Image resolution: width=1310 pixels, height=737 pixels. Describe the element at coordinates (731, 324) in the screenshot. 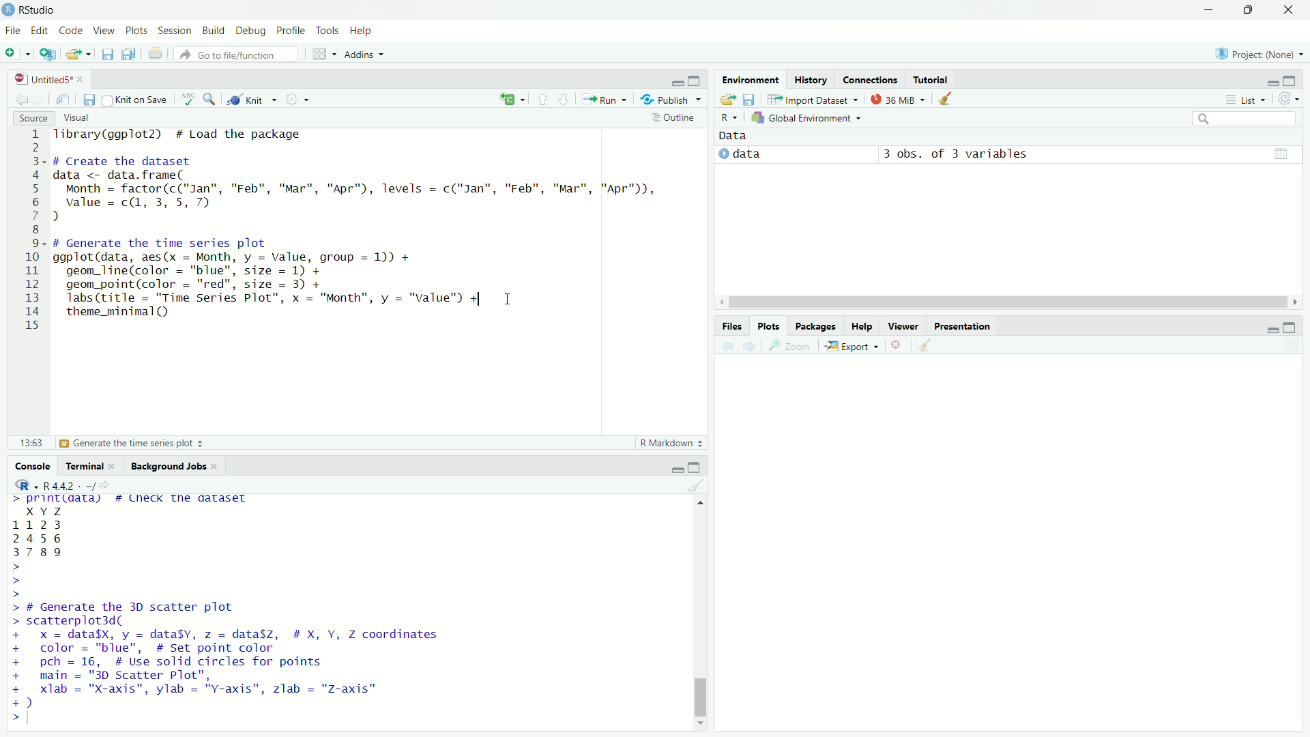

I see `files` at that location.